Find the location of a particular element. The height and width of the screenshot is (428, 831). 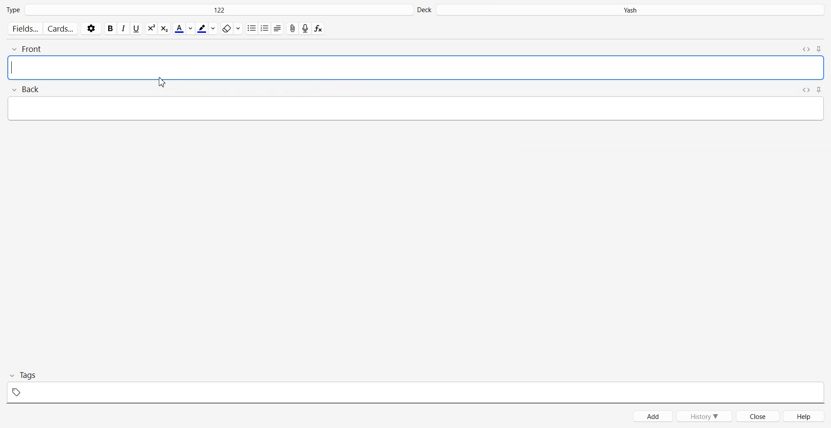

Tag is located at coordinates (415, 385).